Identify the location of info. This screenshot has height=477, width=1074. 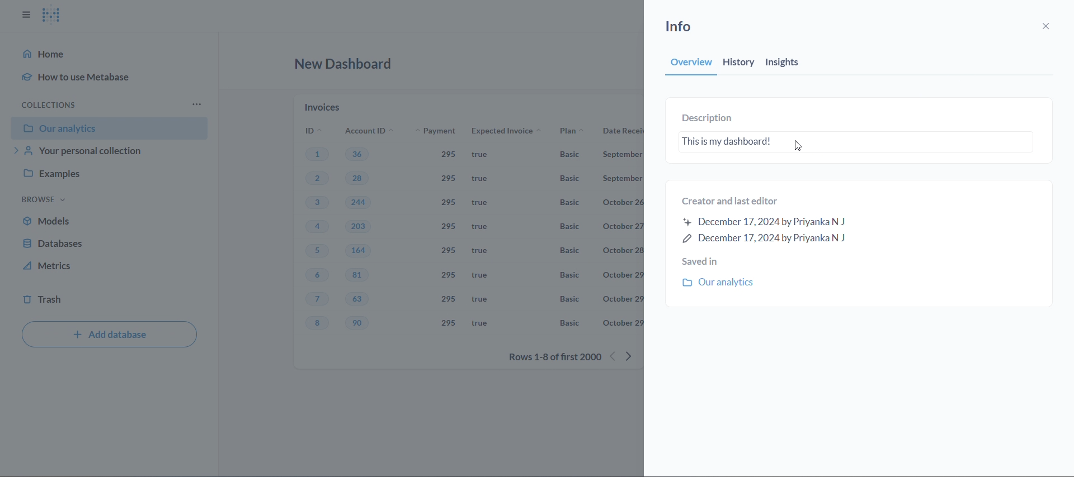
(689, 25).